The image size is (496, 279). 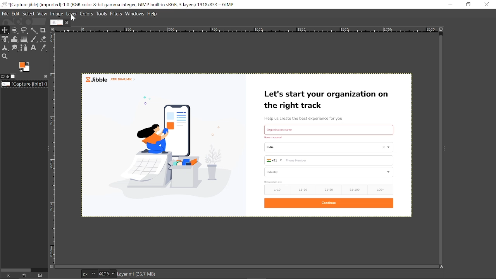 What do you see at coordinates (89, 274) in the screenshot?
I see `Units of the current image` at bounding box center [89, 274].